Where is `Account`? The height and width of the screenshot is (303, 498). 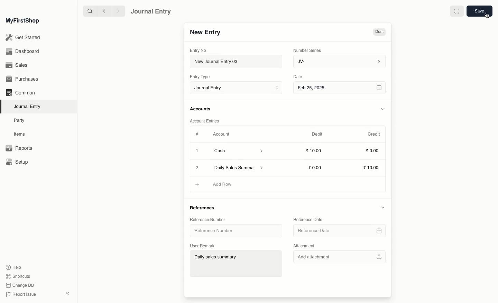 Account is located at coordinates (221, 134).